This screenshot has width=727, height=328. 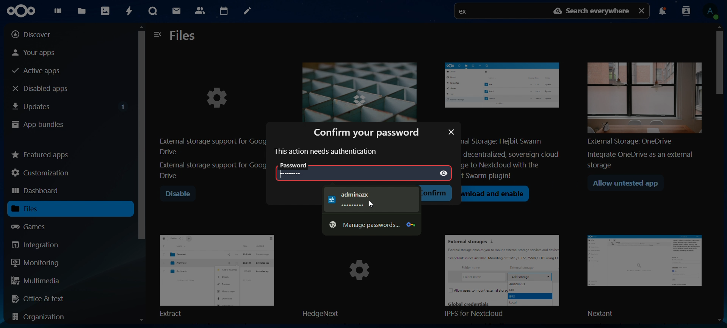 I want to click on Nextant, so click(x=647, y=276).